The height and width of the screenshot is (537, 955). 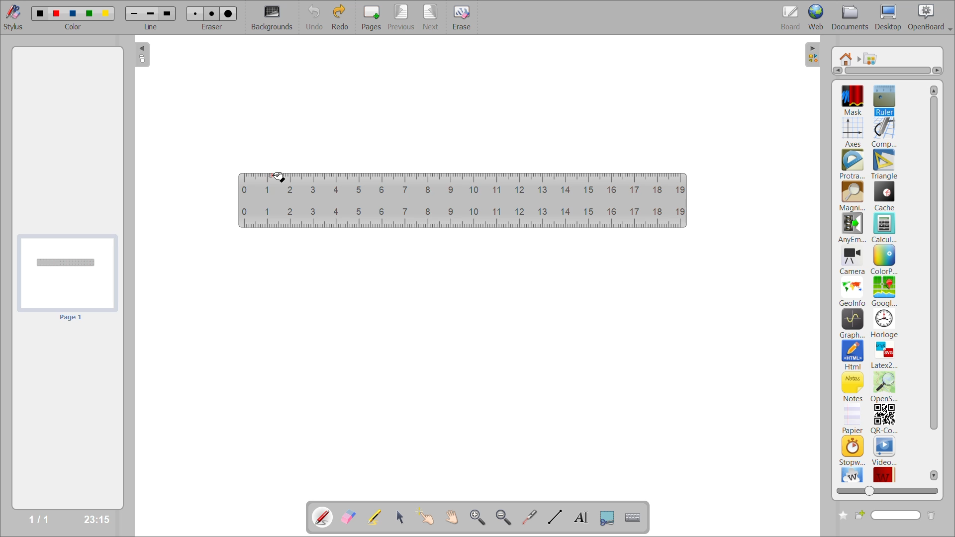 What do you see at coordinates (889, 17) in the screenshot?
I see `desktop` at bounding box center [889, 17].